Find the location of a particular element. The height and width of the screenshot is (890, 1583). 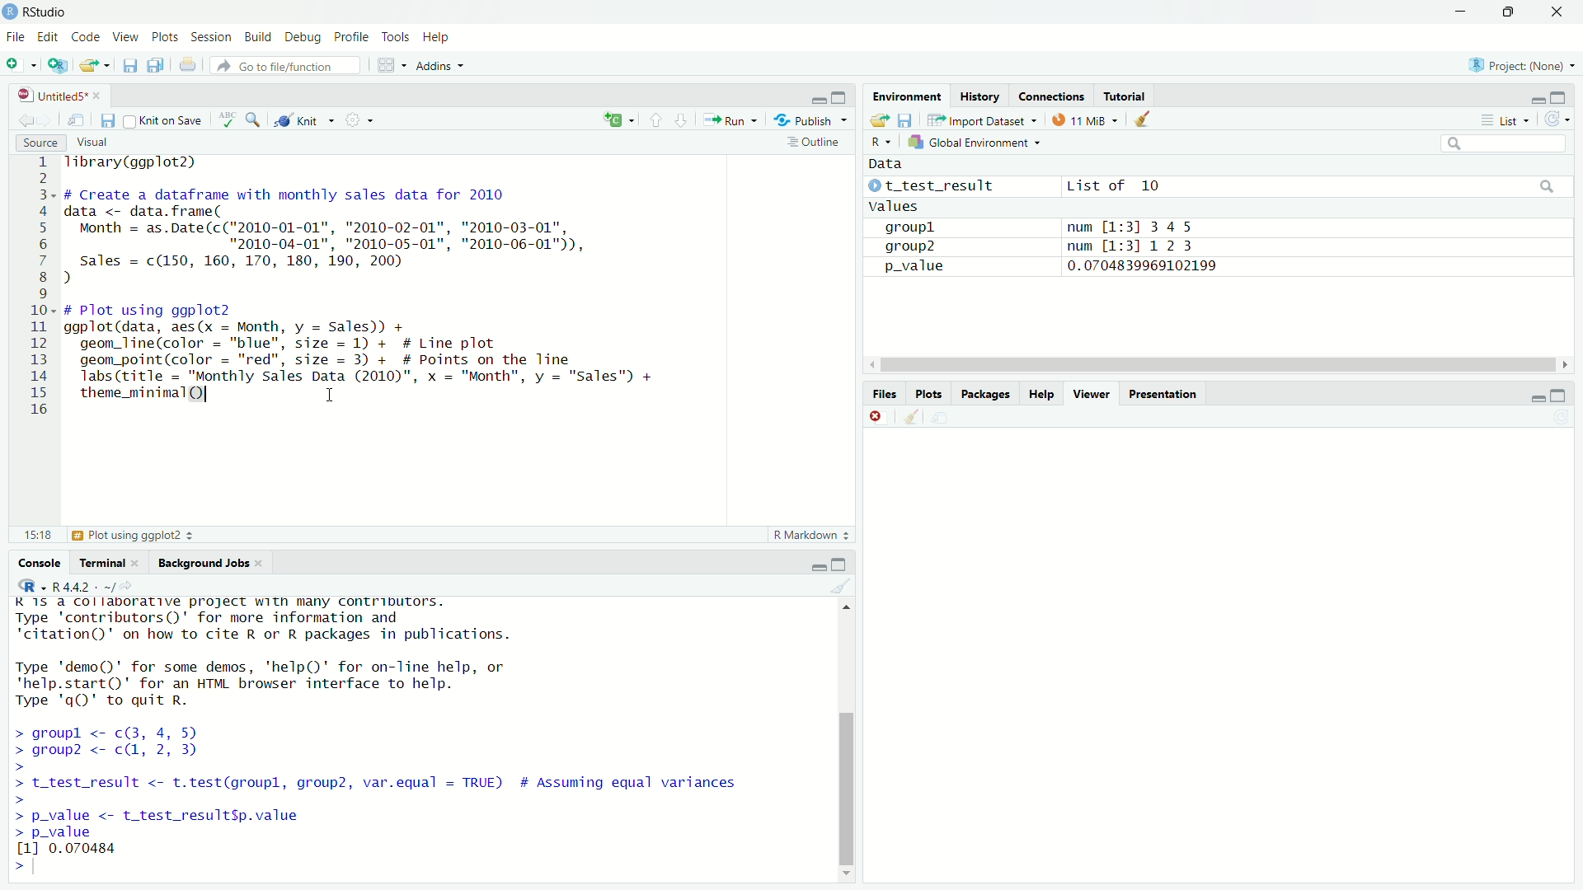

Values is located at coordinates (893, 207).